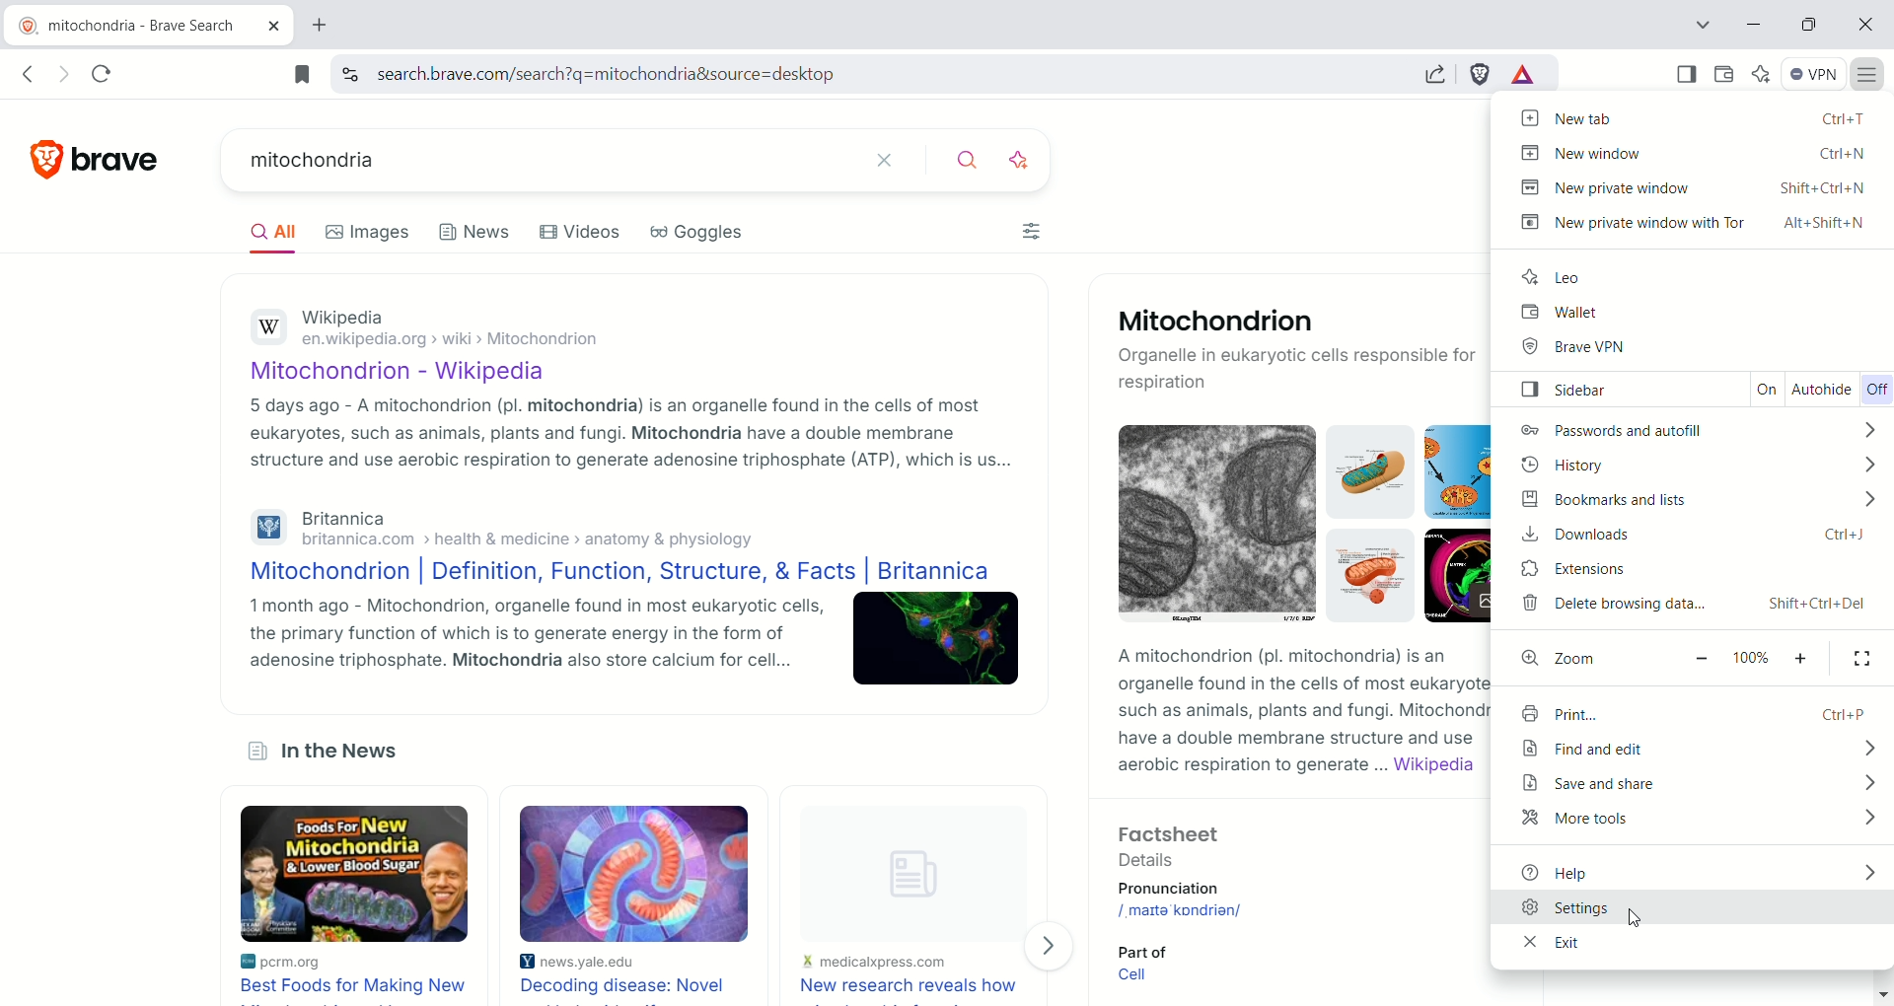 This screenshot has width=1894, height=1006. What do you see at coordinates (1697, 948) in the screenshot?
I see `exit` at bounding box center [1697, 948].